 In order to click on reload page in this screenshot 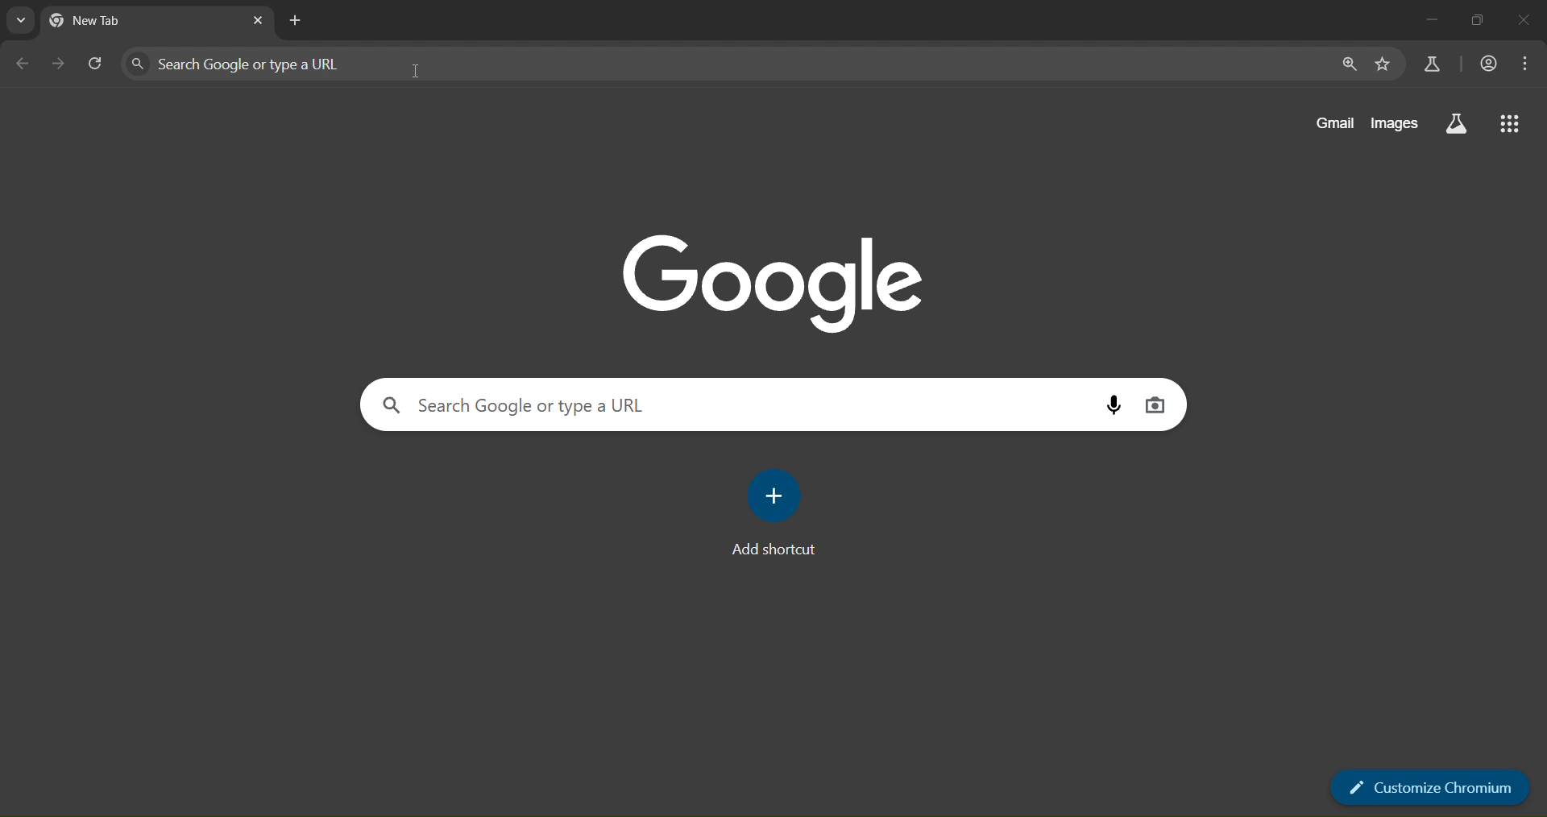, I will do `click(96, 65)`.